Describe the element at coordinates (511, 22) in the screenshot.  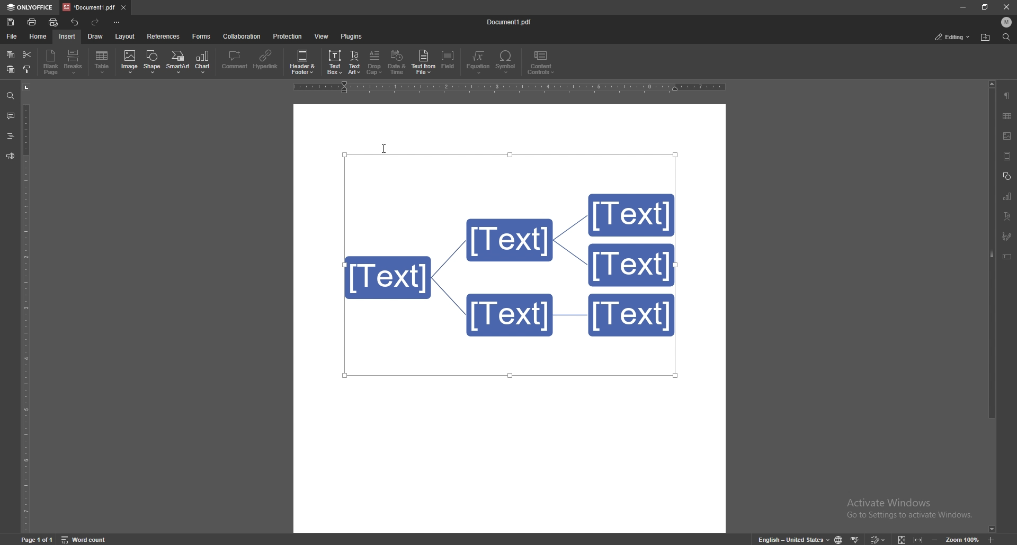
I see `file name` at that location.